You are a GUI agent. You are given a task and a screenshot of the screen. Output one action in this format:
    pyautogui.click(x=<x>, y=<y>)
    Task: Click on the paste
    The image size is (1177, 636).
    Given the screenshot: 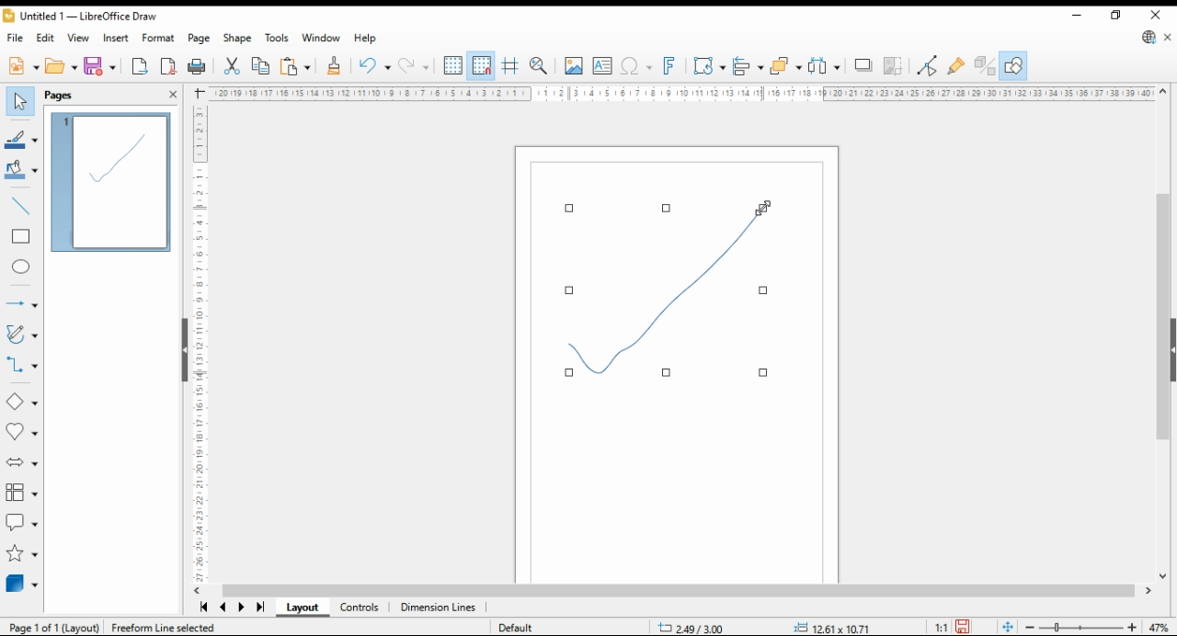 What is the action you would take?
    pyautogui.click(x=297, y=65)
    